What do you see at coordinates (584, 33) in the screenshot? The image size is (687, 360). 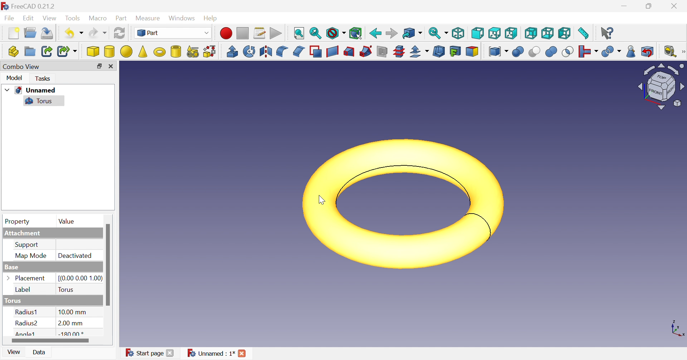 I see `Measure distance` at bounding box center [584, 33].